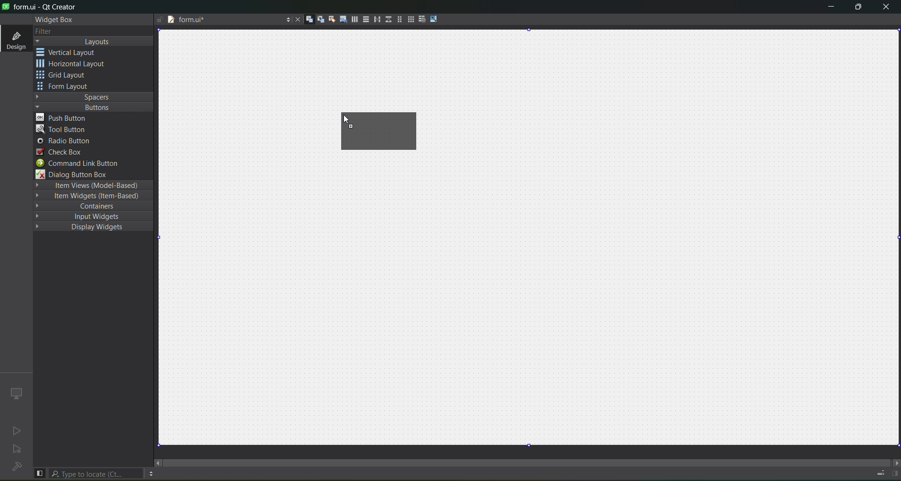 Image resolution: width=901 pixels, height=481 pixels. Describe the element at coordinates (295, 19) in the screenshot. I see `close tab` at that location.